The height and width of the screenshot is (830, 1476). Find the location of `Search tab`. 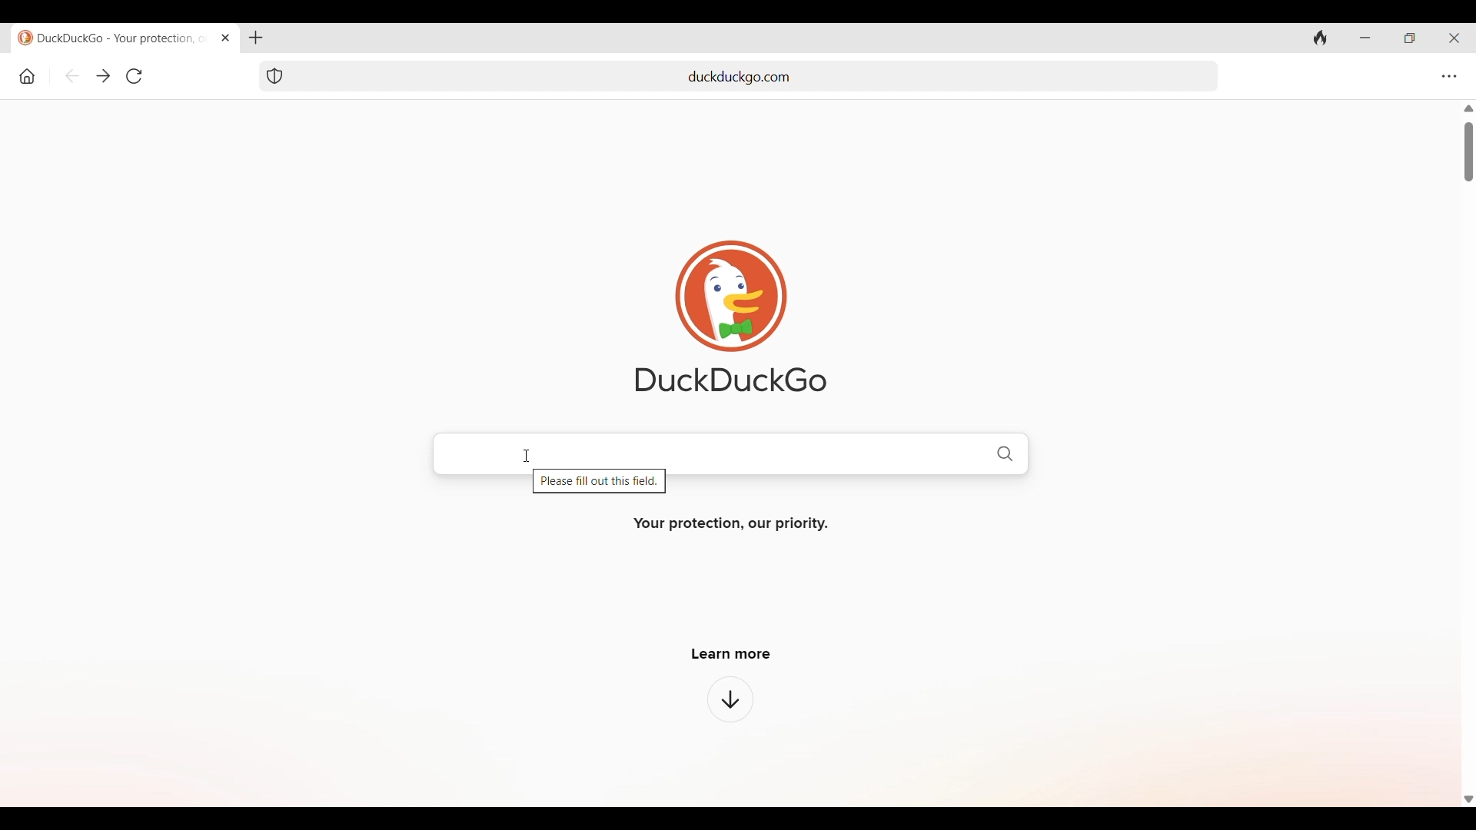

Search tab is located at coordinates (1005, 77).